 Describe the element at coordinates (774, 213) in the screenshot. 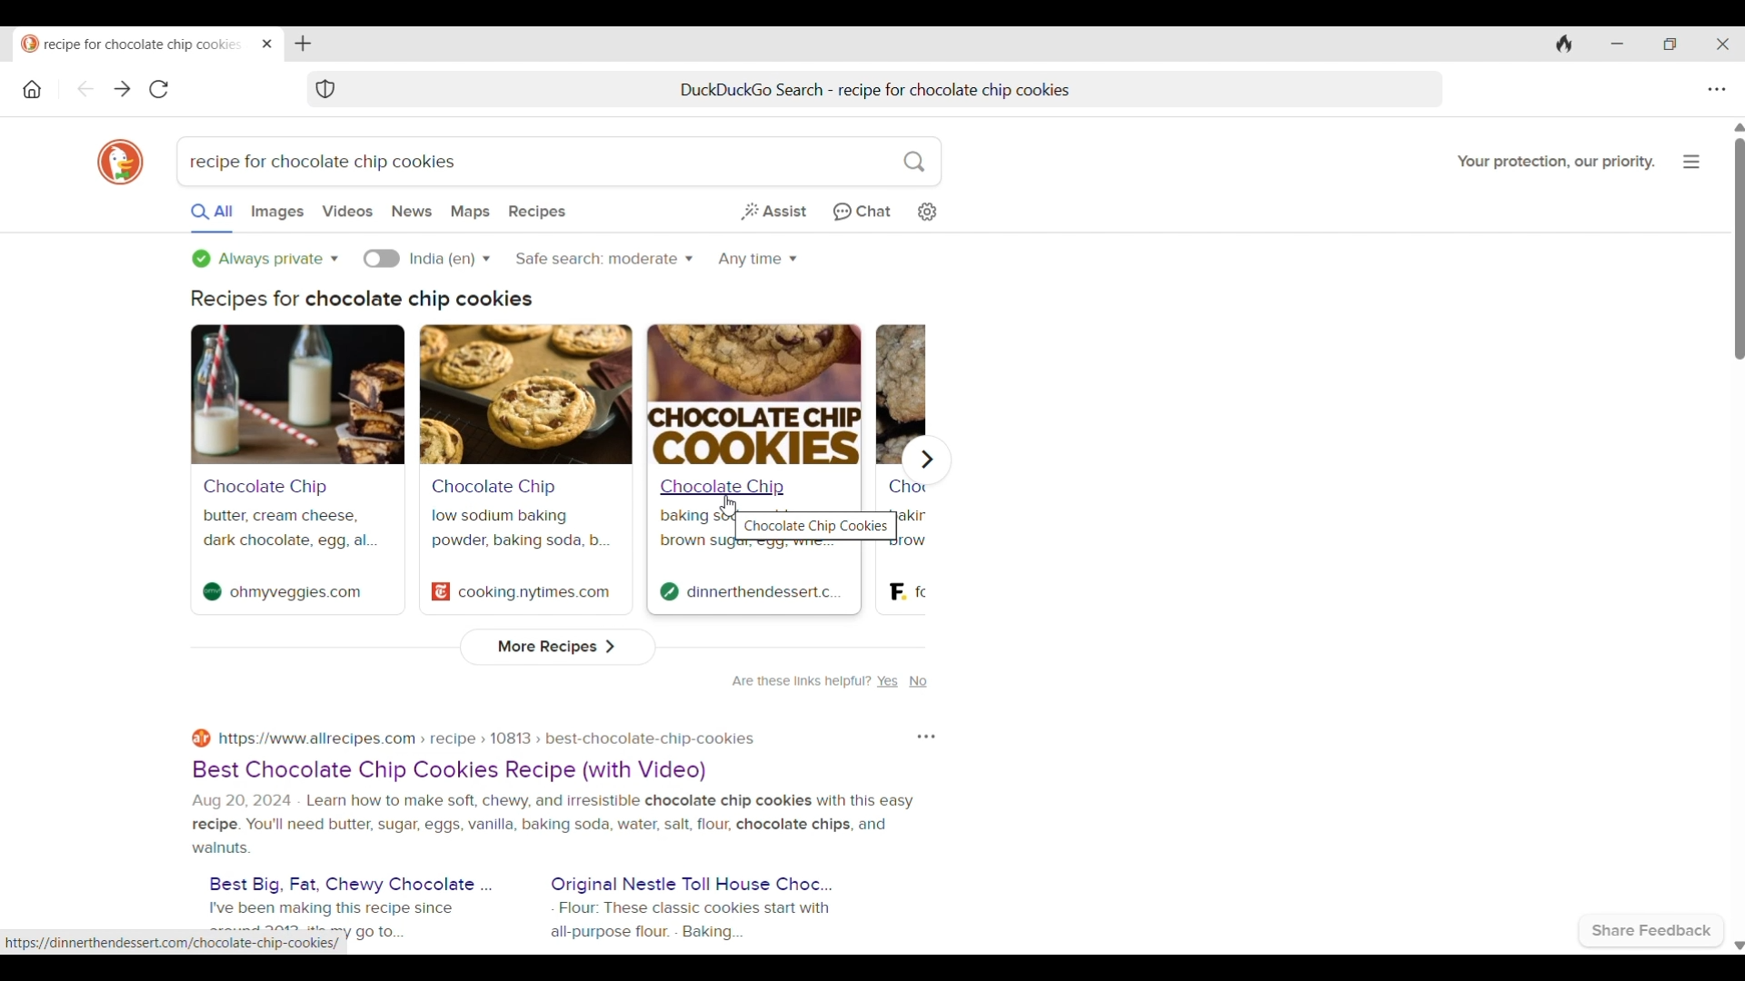

I see `Generate short answer from web` at that location.